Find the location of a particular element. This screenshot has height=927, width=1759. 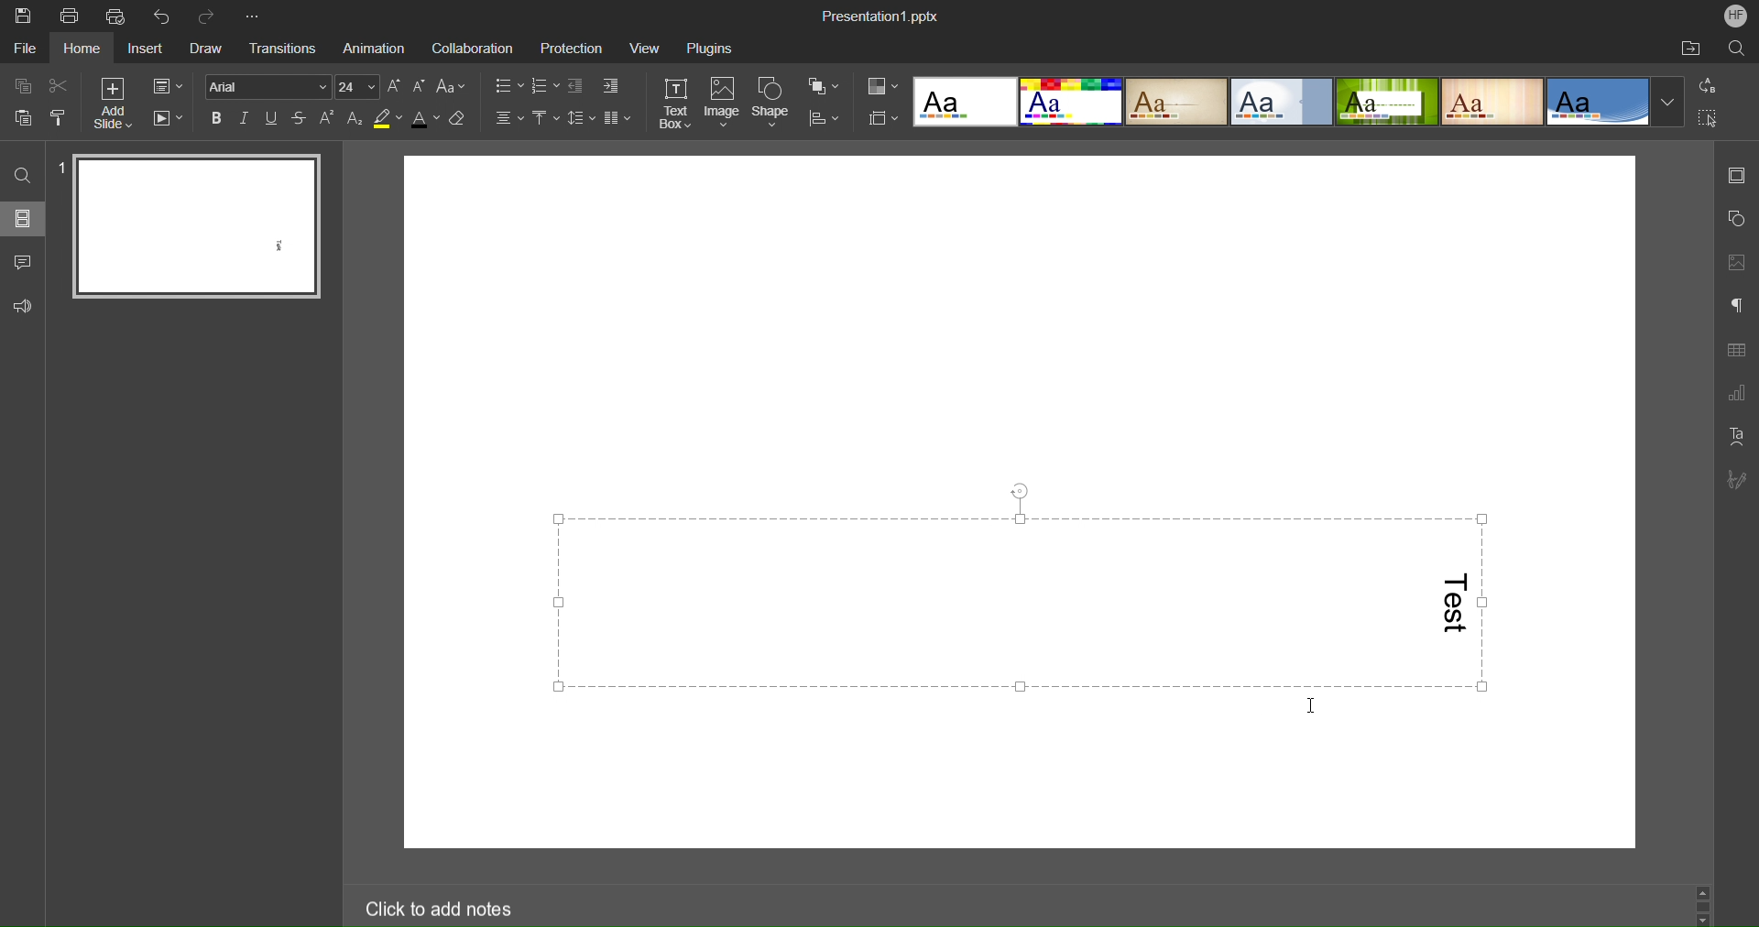

Copy is located at coordinates (27, 85).